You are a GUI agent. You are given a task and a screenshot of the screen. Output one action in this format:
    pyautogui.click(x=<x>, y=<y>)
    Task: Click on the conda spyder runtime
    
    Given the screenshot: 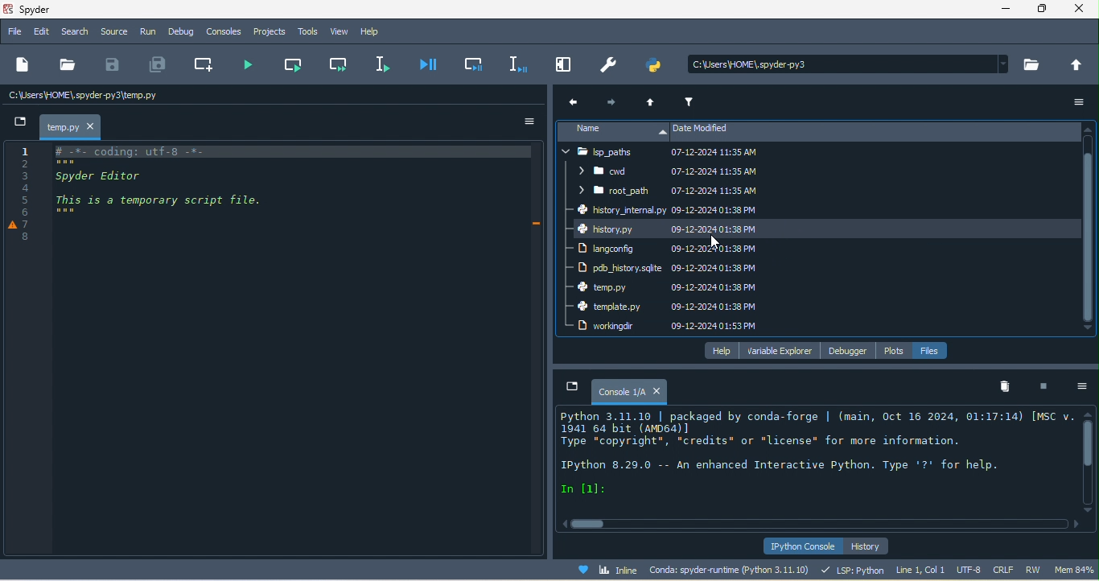 What is the action you would take?
    pyautogui.click(x=689, y=570)
    